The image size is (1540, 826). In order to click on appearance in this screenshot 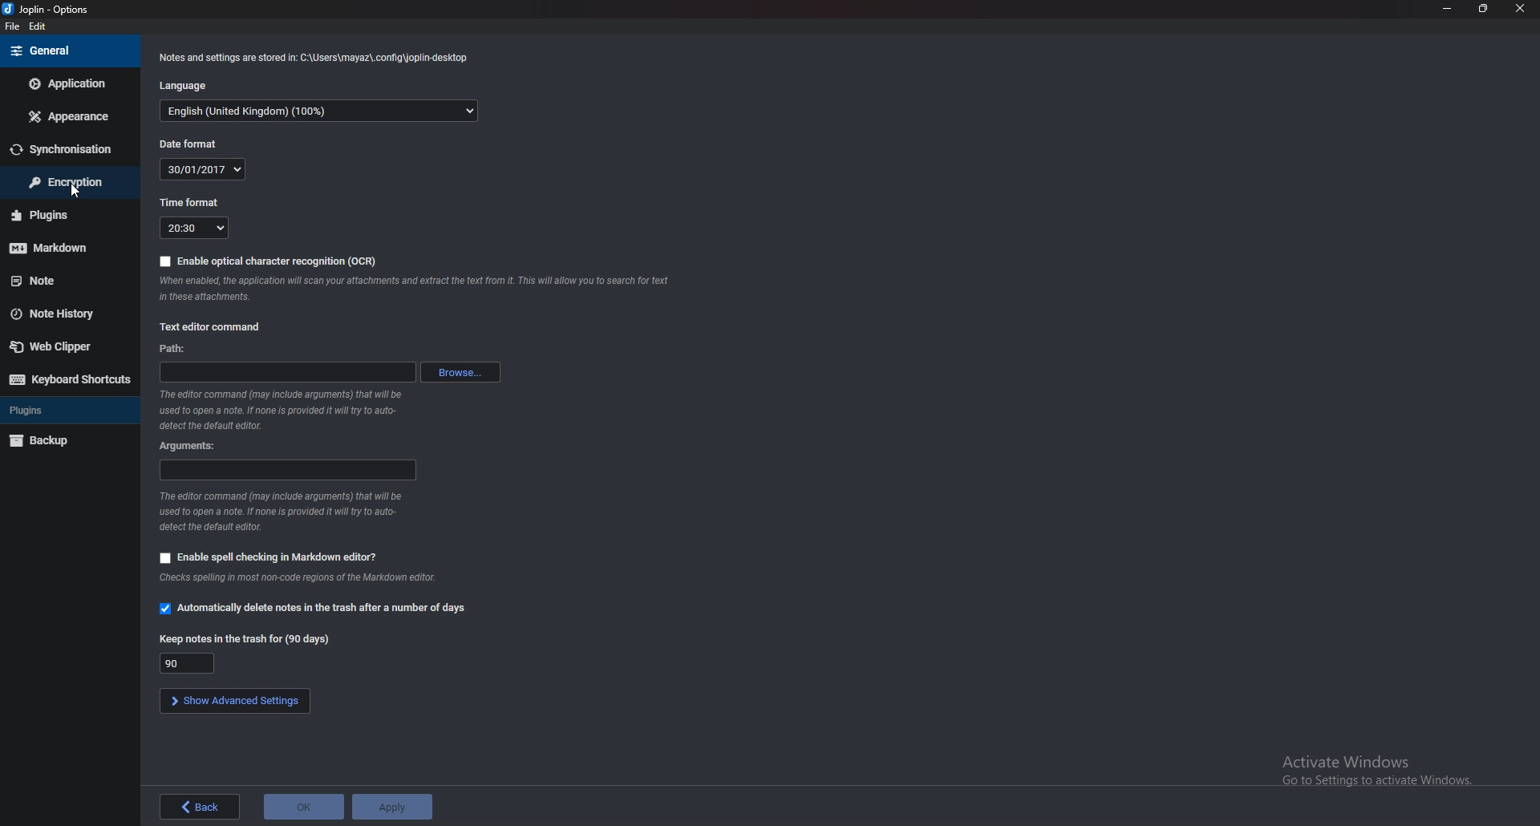, I will do `click(67, 115)`.